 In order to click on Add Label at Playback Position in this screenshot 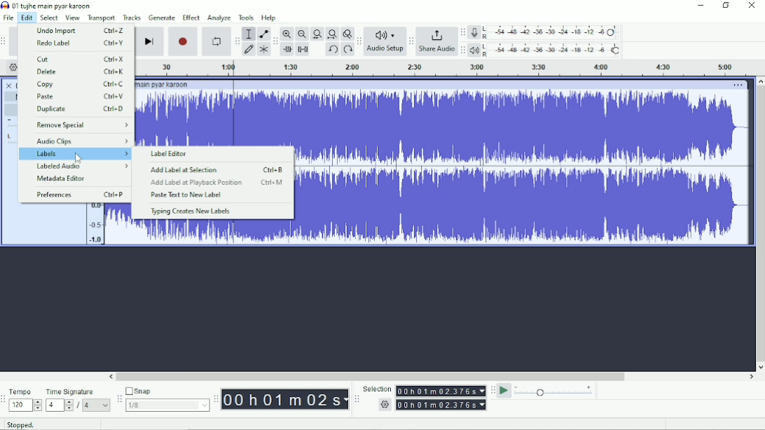, I will do `click(217, 183)`.